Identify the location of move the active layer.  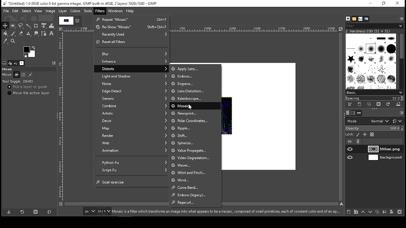
(29, 93).